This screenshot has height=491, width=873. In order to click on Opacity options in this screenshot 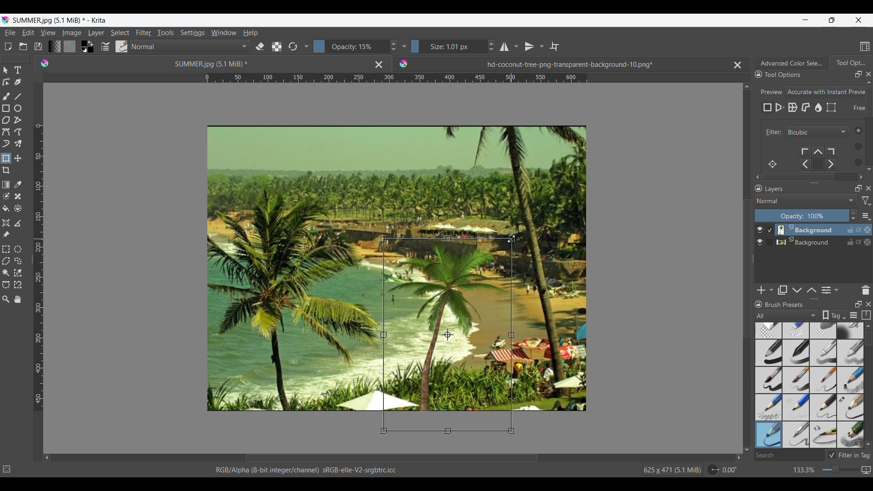, I will do `click(404, 46)`.